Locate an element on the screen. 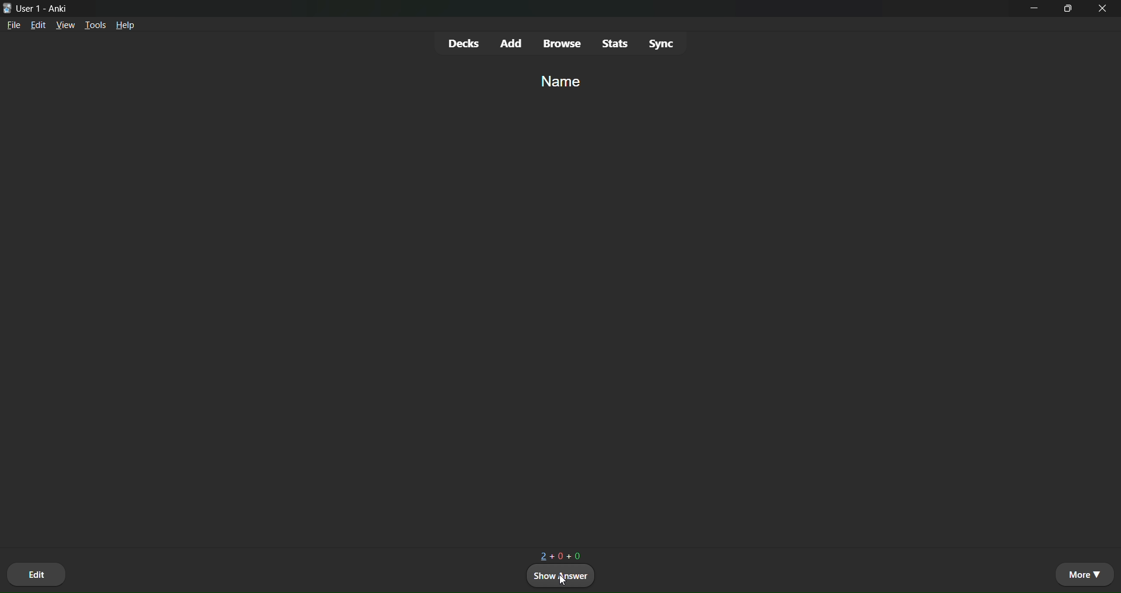  view is located at coordinates (65, 26).